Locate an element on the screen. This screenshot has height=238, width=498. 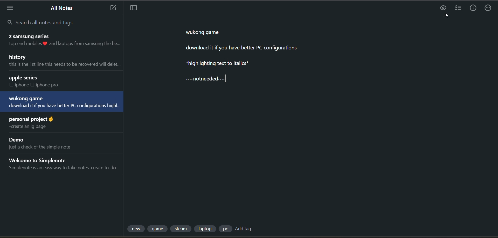
note title and preview is located at coordinates (33, 122).